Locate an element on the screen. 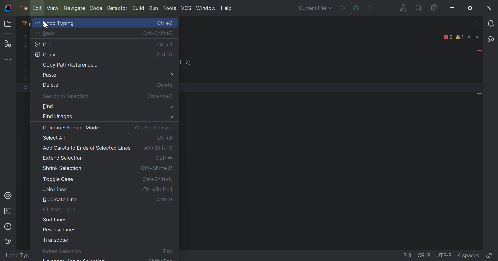  More Actions is located at coordinates (370, 8).